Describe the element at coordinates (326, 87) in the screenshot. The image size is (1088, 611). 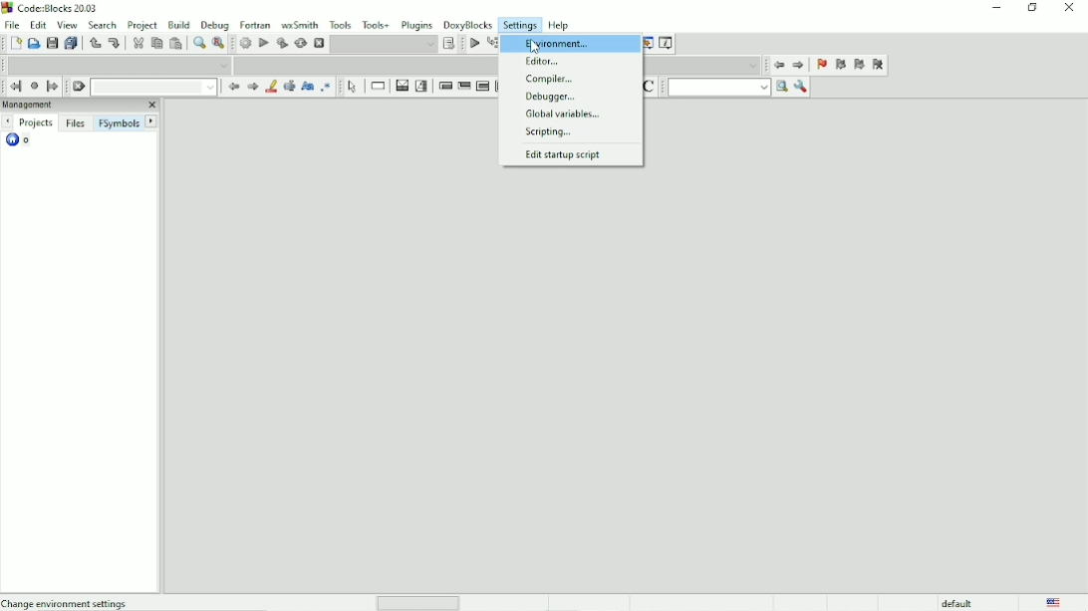
I see `Use regex` at that location.